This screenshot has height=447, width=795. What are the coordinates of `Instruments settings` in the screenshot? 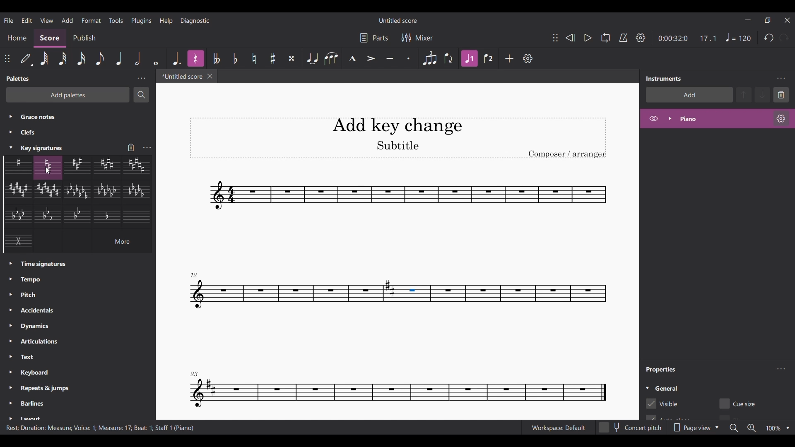 It's located at (781, 78).